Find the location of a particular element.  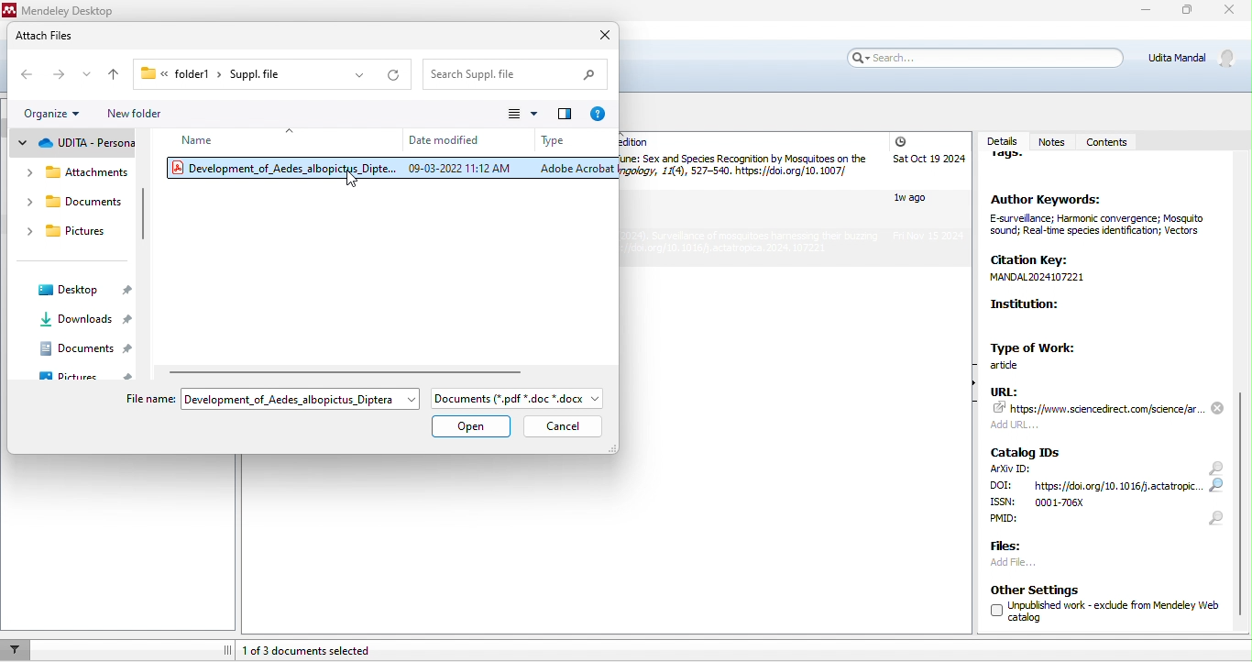

search bar is located at coordinates (983, 57).